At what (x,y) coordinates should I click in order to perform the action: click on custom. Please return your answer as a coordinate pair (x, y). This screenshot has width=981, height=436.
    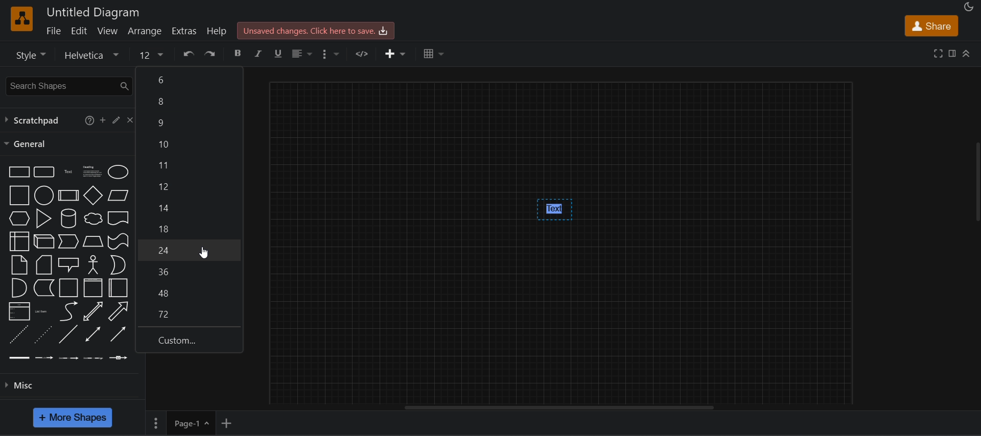
    Looking at the image, I should click on (189, 341).